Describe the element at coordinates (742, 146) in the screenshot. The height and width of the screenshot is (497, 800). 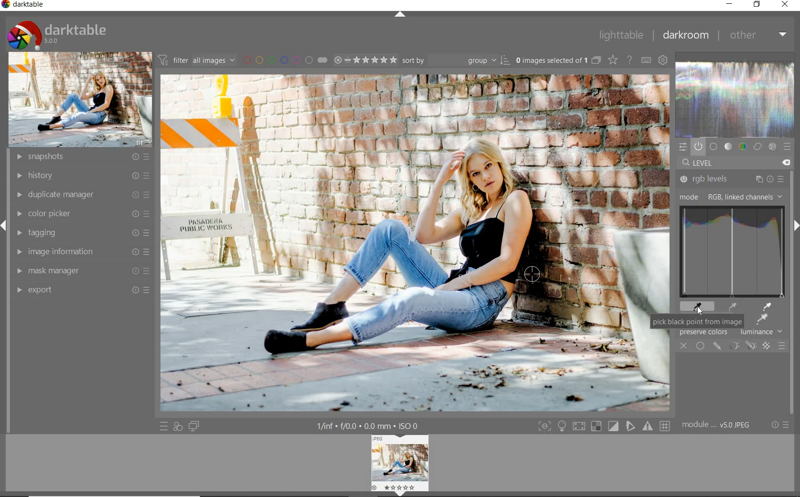
I see `color` at that location.